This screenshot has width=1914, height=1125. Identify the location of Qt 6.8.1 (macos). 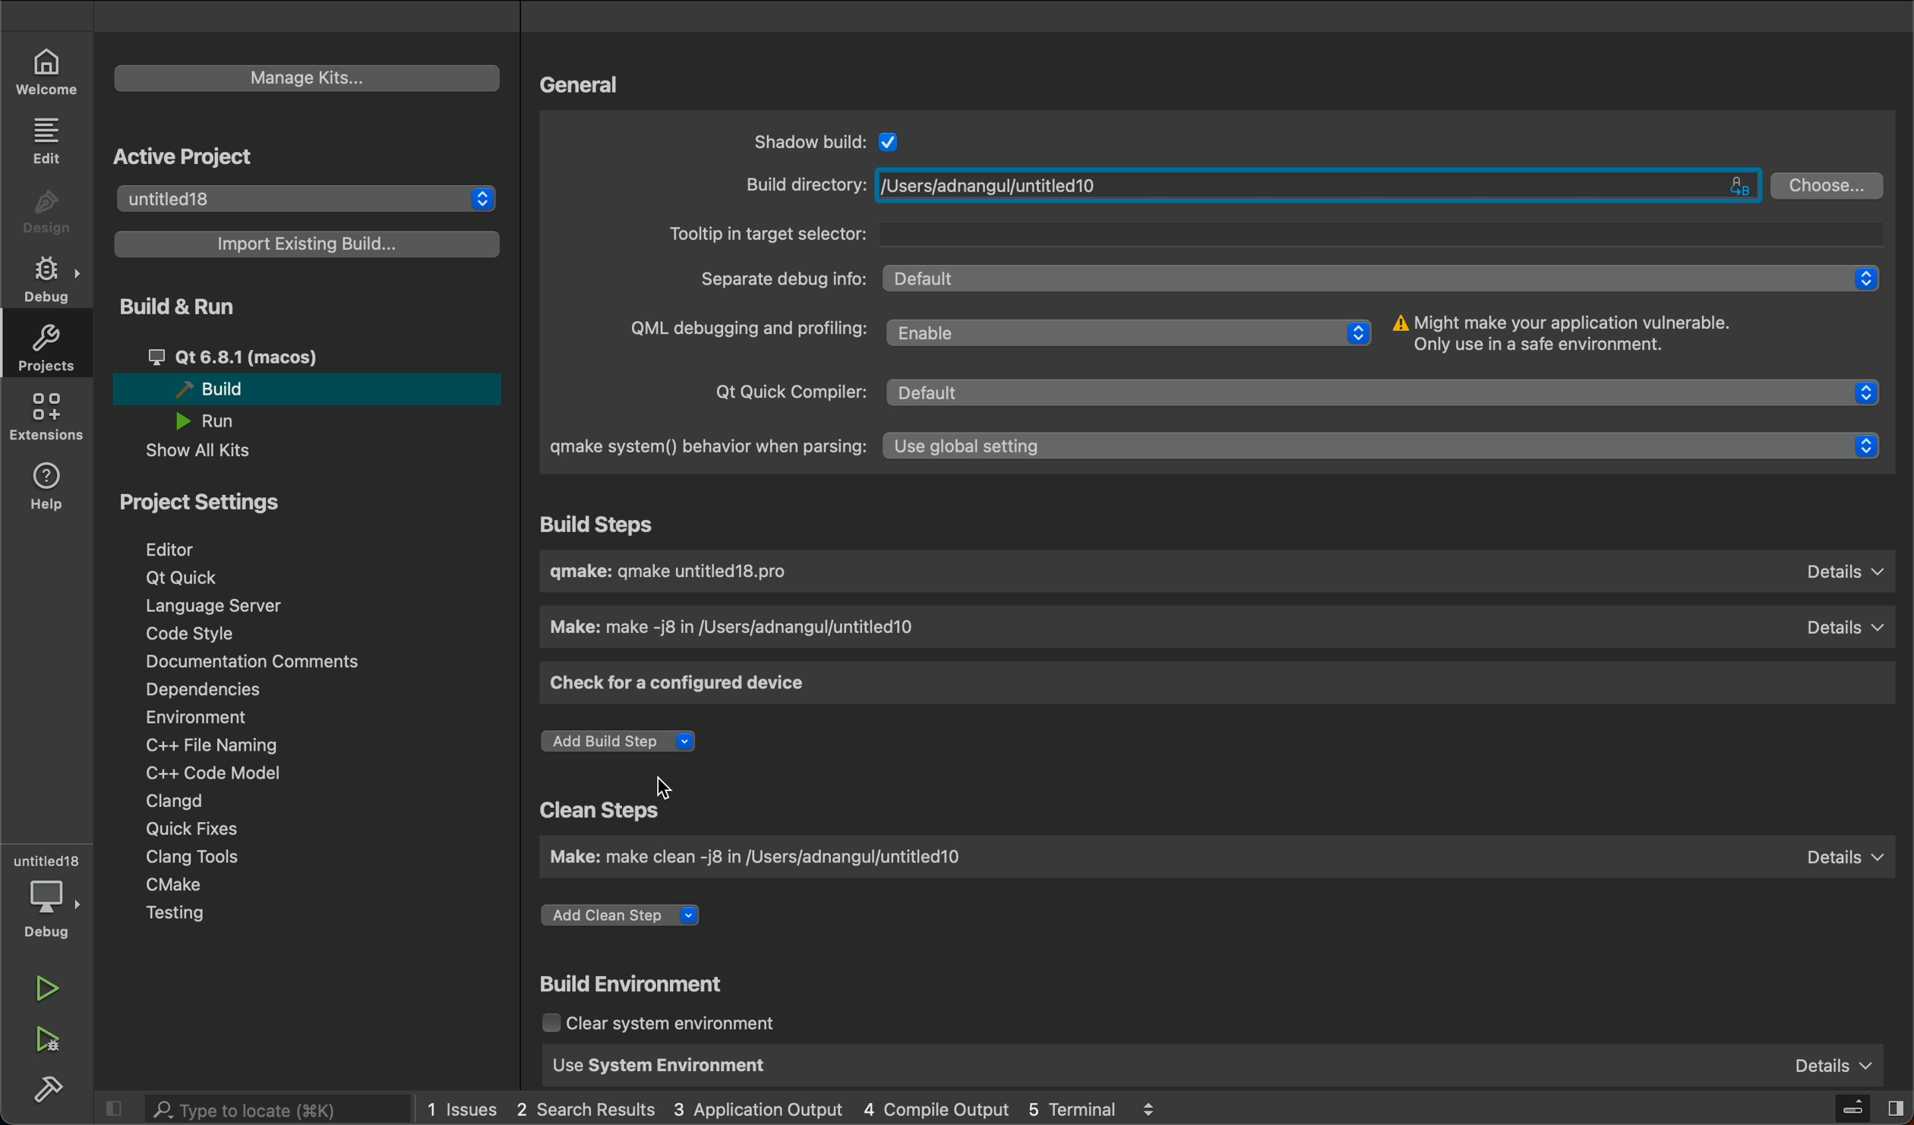
(232, 356).